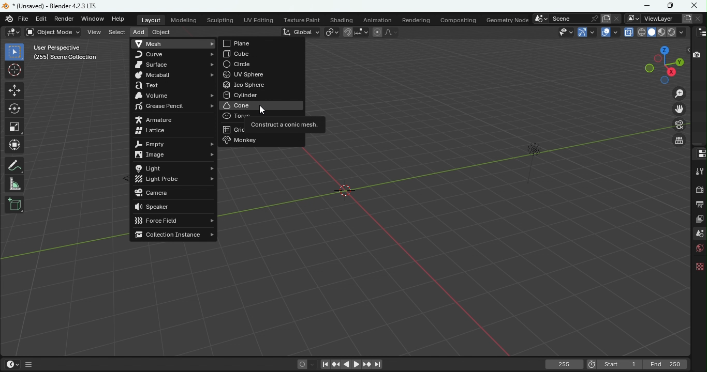 The width and height of the screenshot is (707, 372). What do you see at coordinates (174, 95) in the screenshot?
I see `Volume` at bounding box center [174, 95].